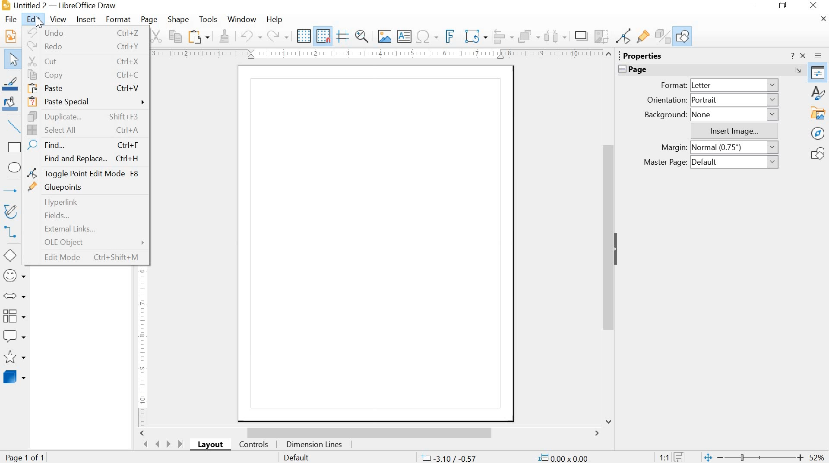  Describe the element at coordinates (86, 257) in the screenshot. I see `edit mode` at that location.